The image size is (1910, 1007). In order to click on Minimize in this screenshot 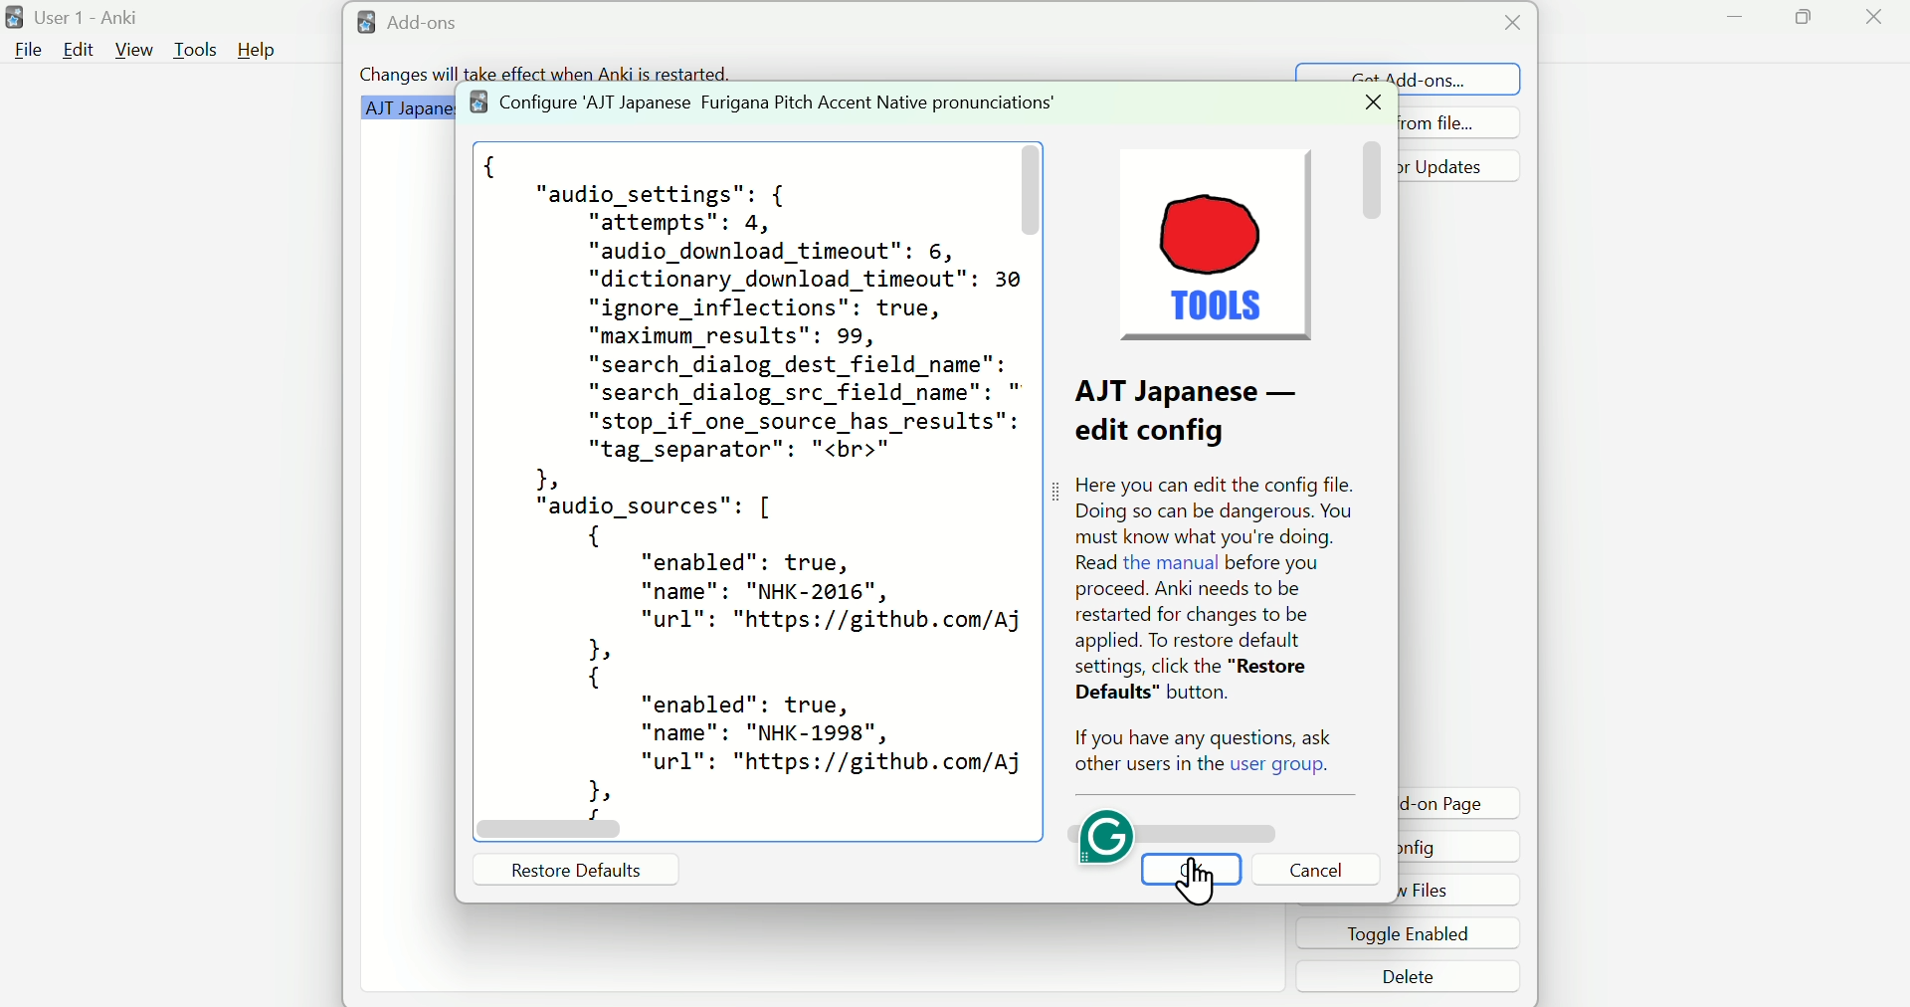, I will do `click(1744, 27)`.